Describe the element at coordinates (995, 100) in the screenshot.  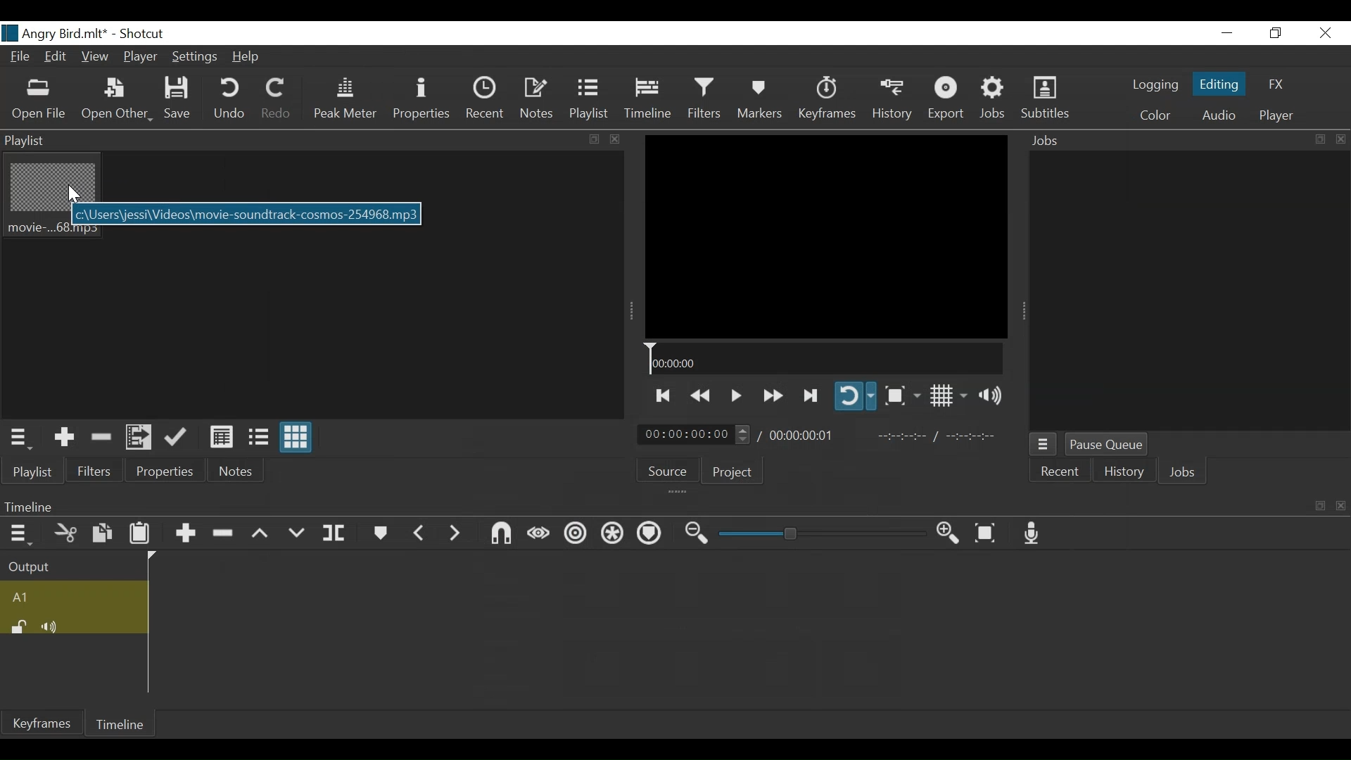
I see `Jobs` at that location.